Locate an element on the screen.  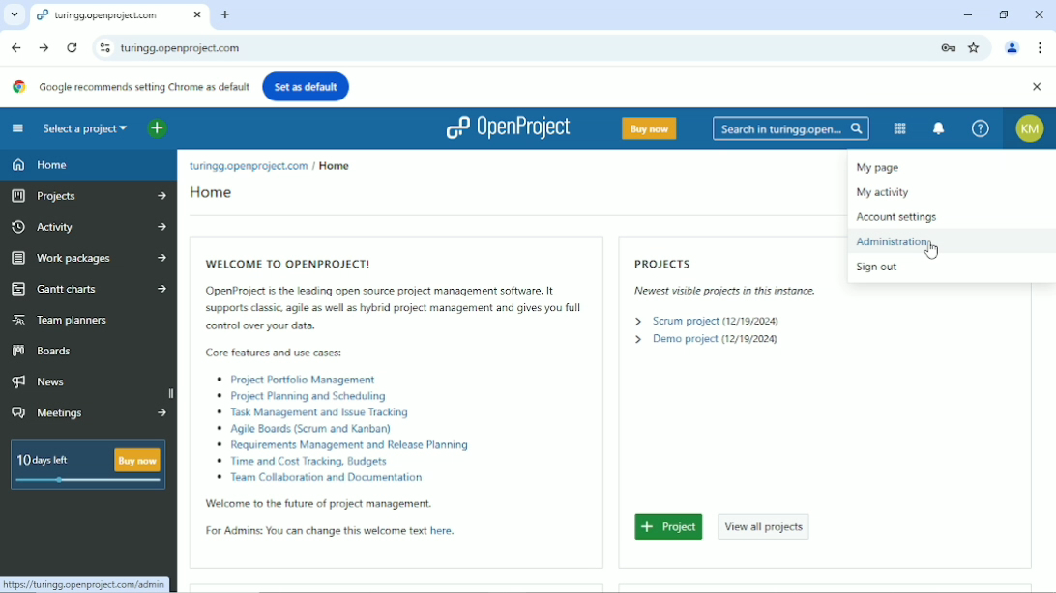
Close is located at coordinates (1039, 13).